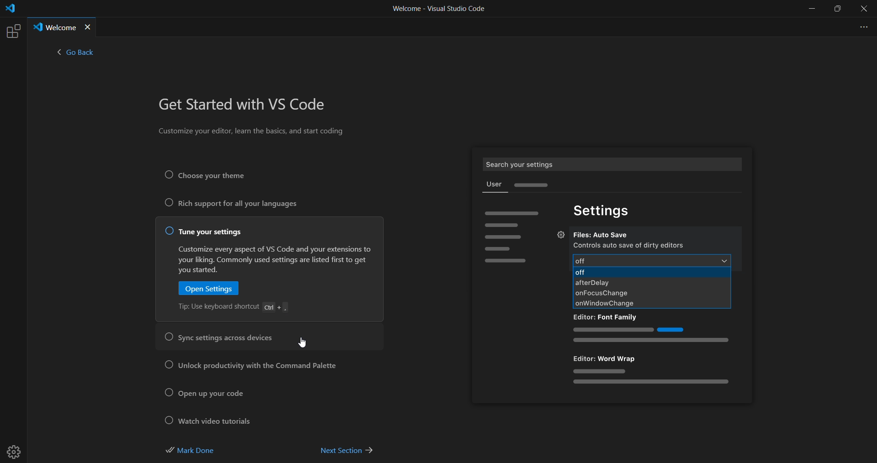 The width and height of the screenshot is (877, 463). Describe the element at coordinates (200, 450) in the screenshot. I see `mark done` at that location.